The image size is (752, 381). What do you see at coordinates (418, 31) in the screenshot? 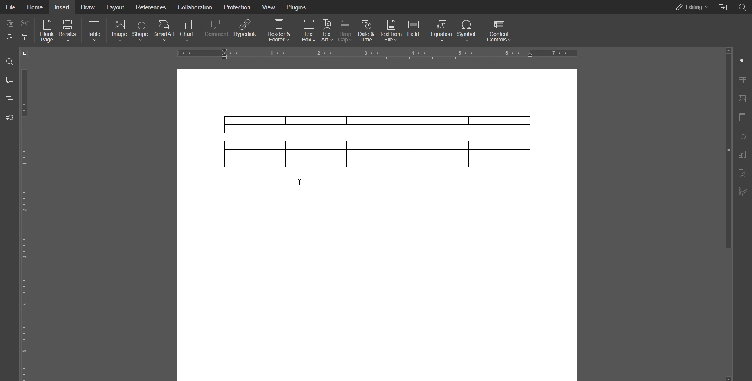
I see `Field` at bounding box center [418, 31].